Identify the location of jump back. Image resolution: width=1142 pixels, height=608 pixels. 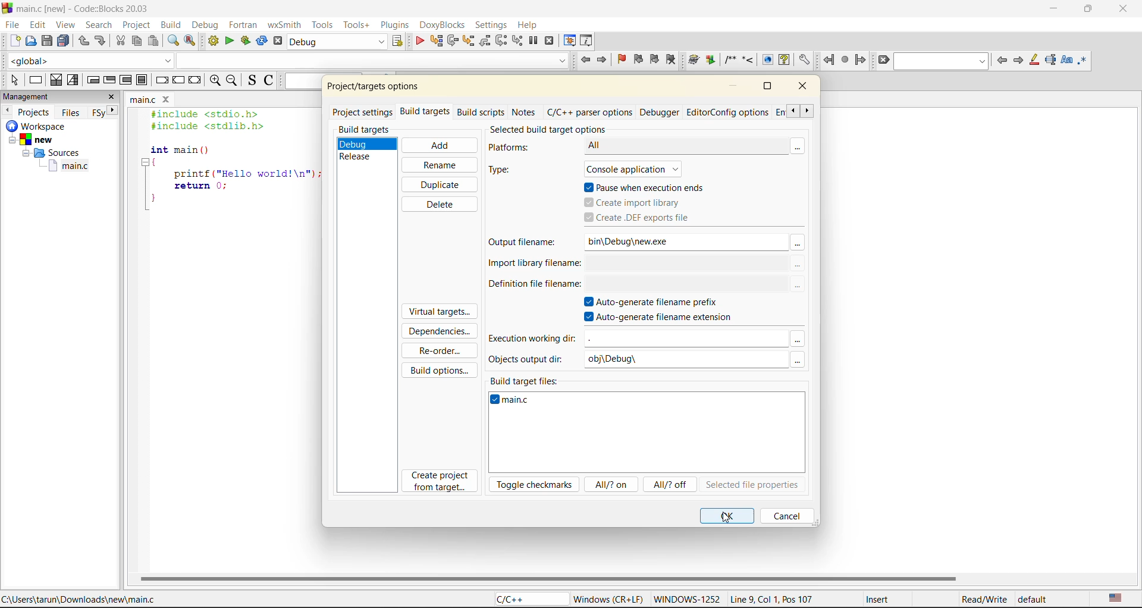
(828, 60).